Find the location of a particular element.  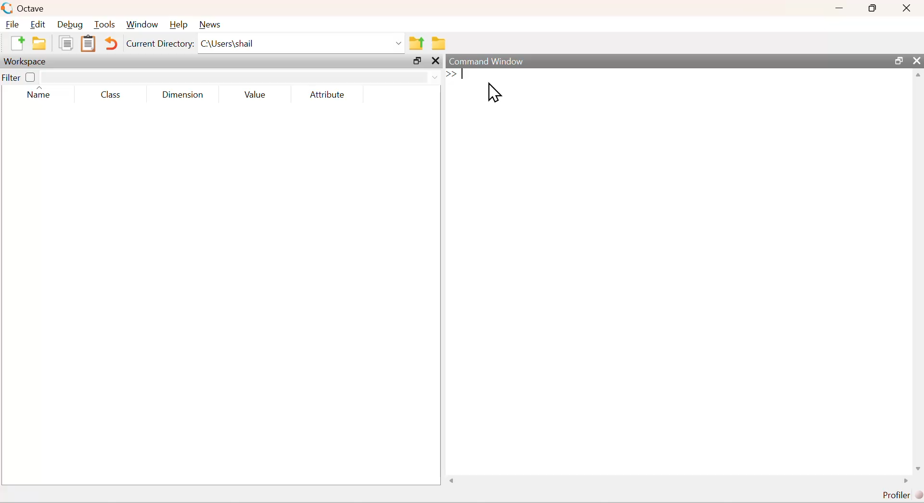

File is located at coordinates (14, 25).